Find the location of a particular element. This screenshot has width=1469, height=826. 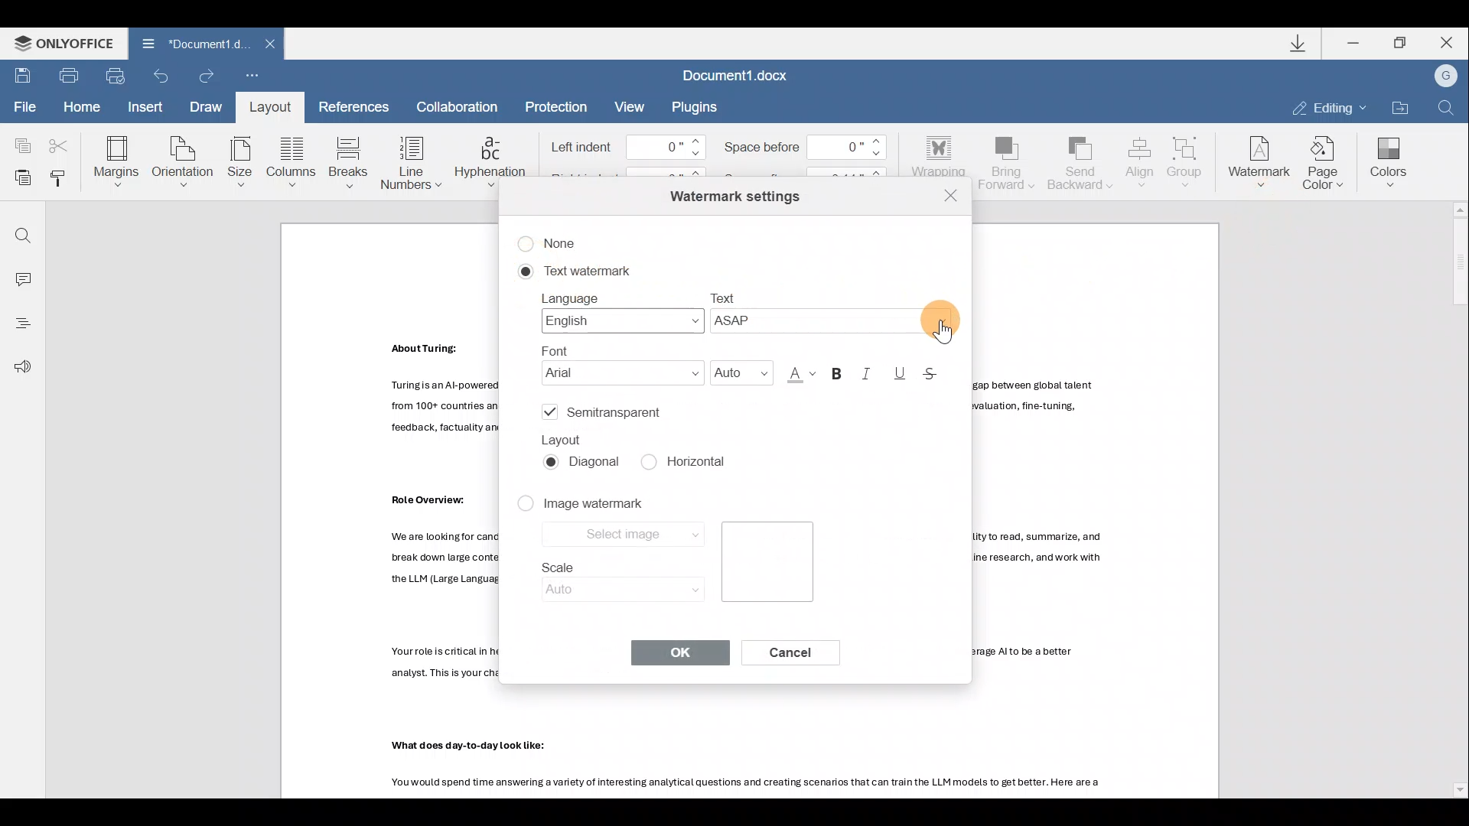

Editing mode is located at coordinates (1326, 106).